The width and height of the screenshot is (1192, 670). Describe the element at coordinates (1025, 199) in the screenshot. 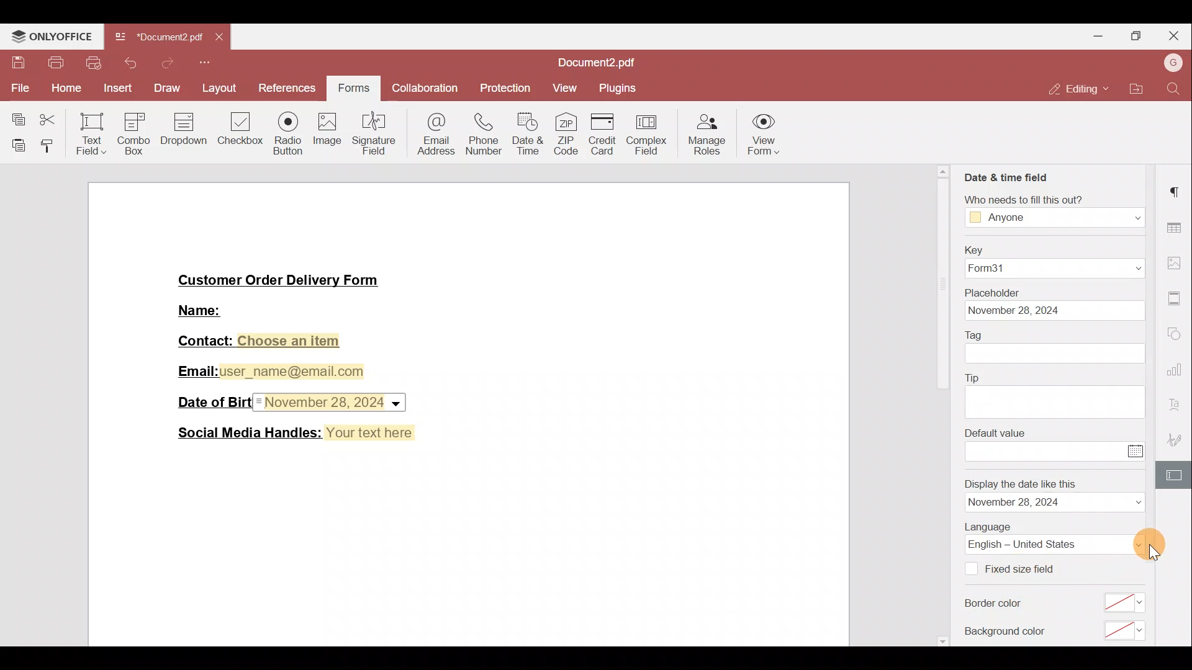

I see `Who needs to fill this out?` at that location.